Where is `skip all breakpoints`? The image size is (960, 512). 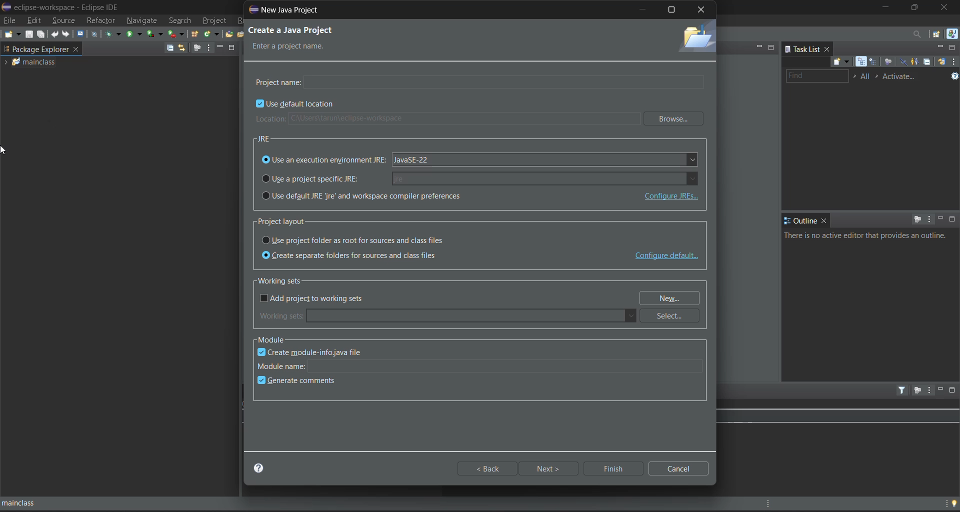
skip all breakpoints is located at coordinates (95, 35).